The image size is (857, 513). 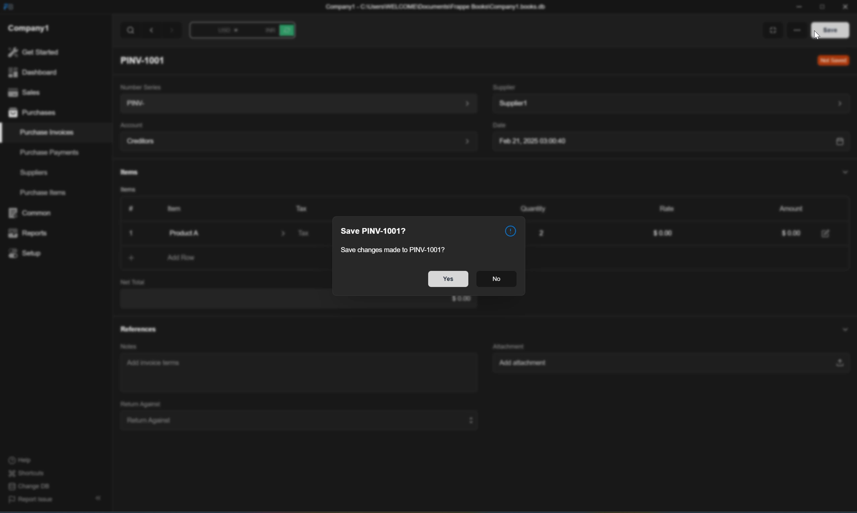 What do you see at coordinates (843, 171) in the screenshot?
I see `Hide` at bounding box center [843, 171].